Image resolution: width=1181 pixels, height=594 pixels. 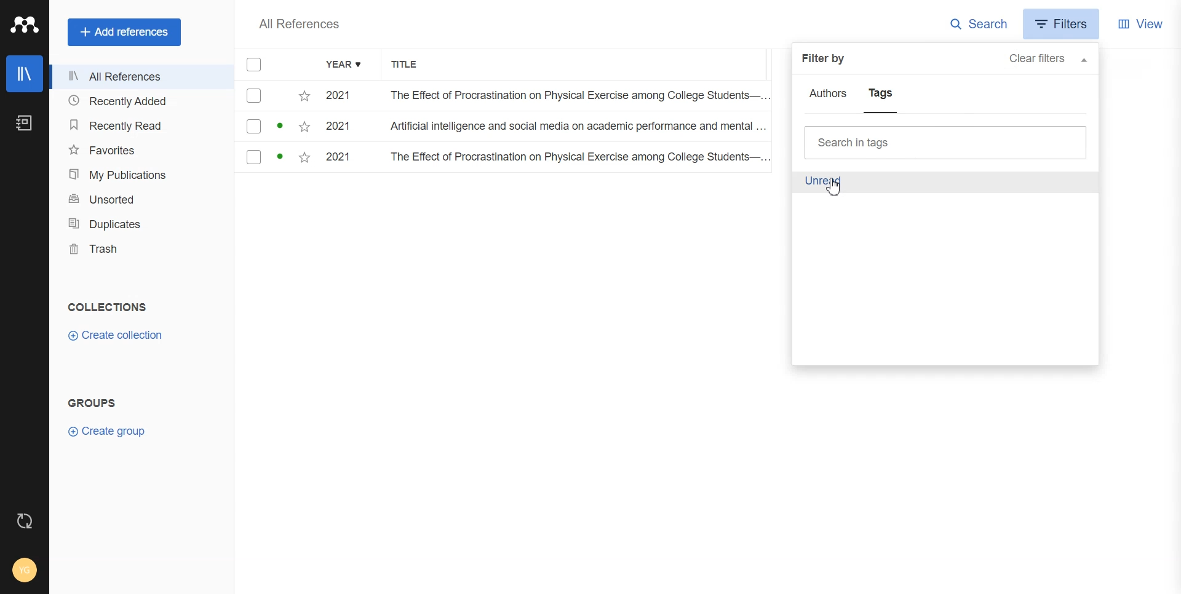 What do you see at coordinates (343, 129) in the screenshot?
I see `2021` at bounding box center [343, 129].